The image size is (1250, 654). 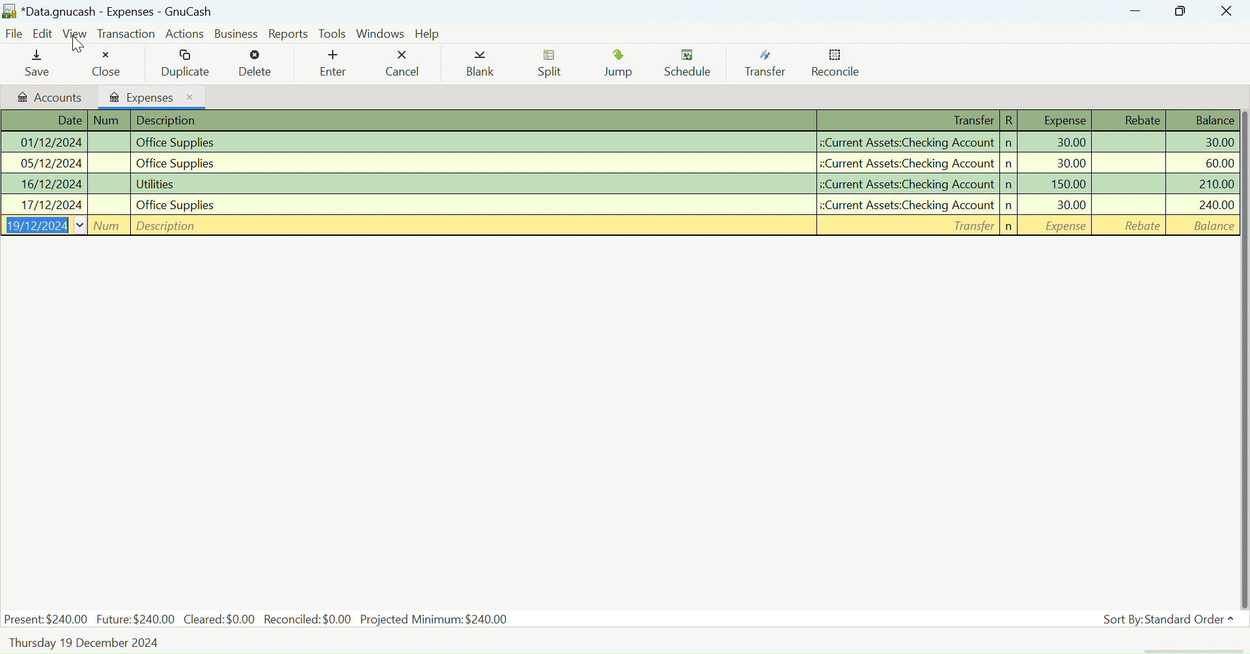 What do you see at coordinates (430, 34) in the screenshot?
I see `Help` at bounding box center [430, 34].